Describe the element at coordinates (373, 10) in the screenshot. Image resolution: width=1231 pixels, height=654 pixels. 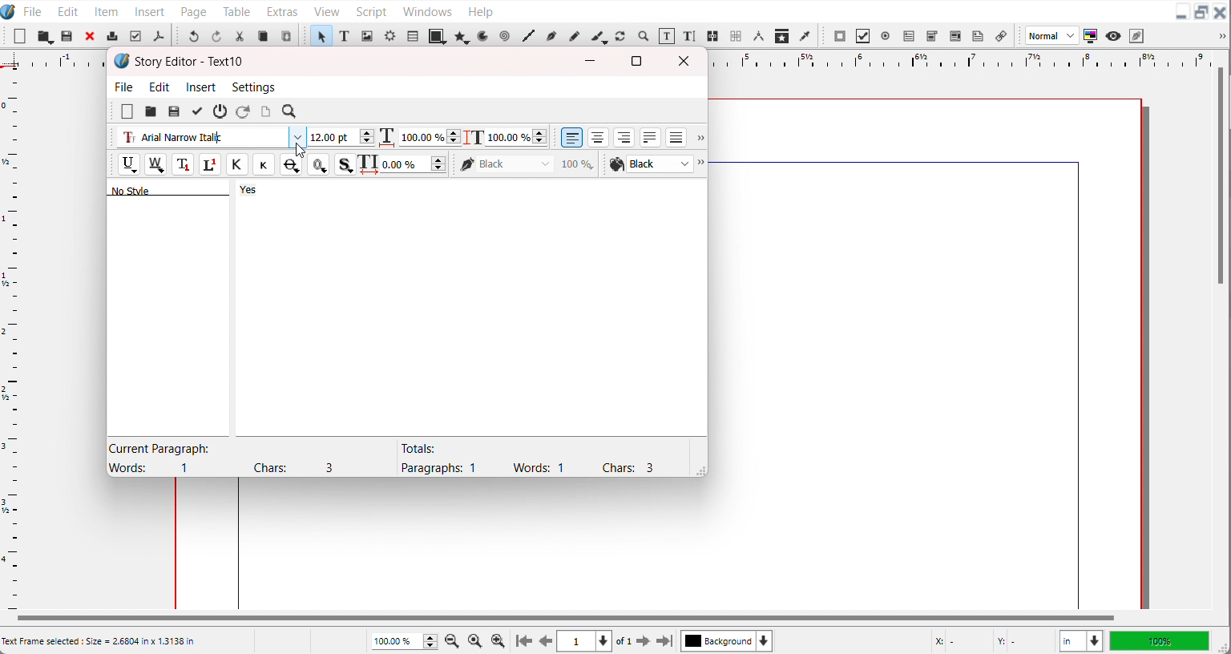
I see `Script` at that location.